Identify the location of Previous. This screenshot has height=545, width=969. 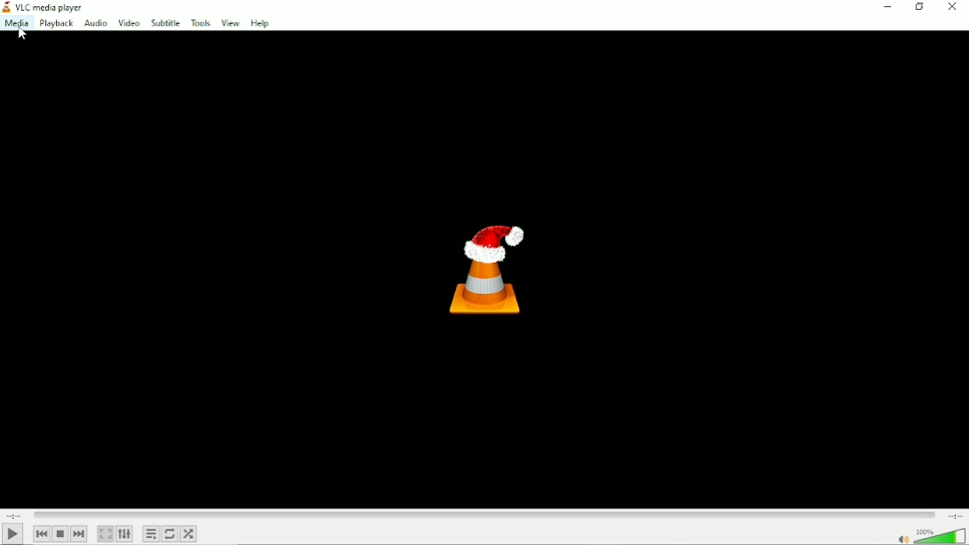
(41, 534).